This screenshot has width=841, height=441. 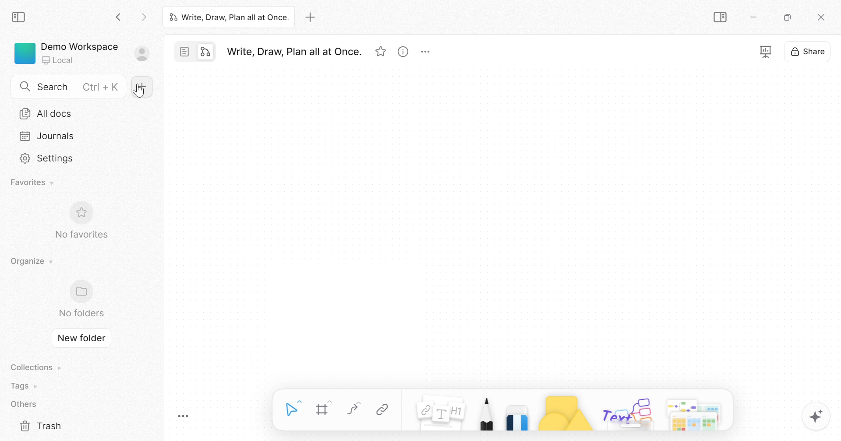 What do you see at coordinates (822, 18) in the screenshot?
I see `Close` at bounding box center [822, 18].